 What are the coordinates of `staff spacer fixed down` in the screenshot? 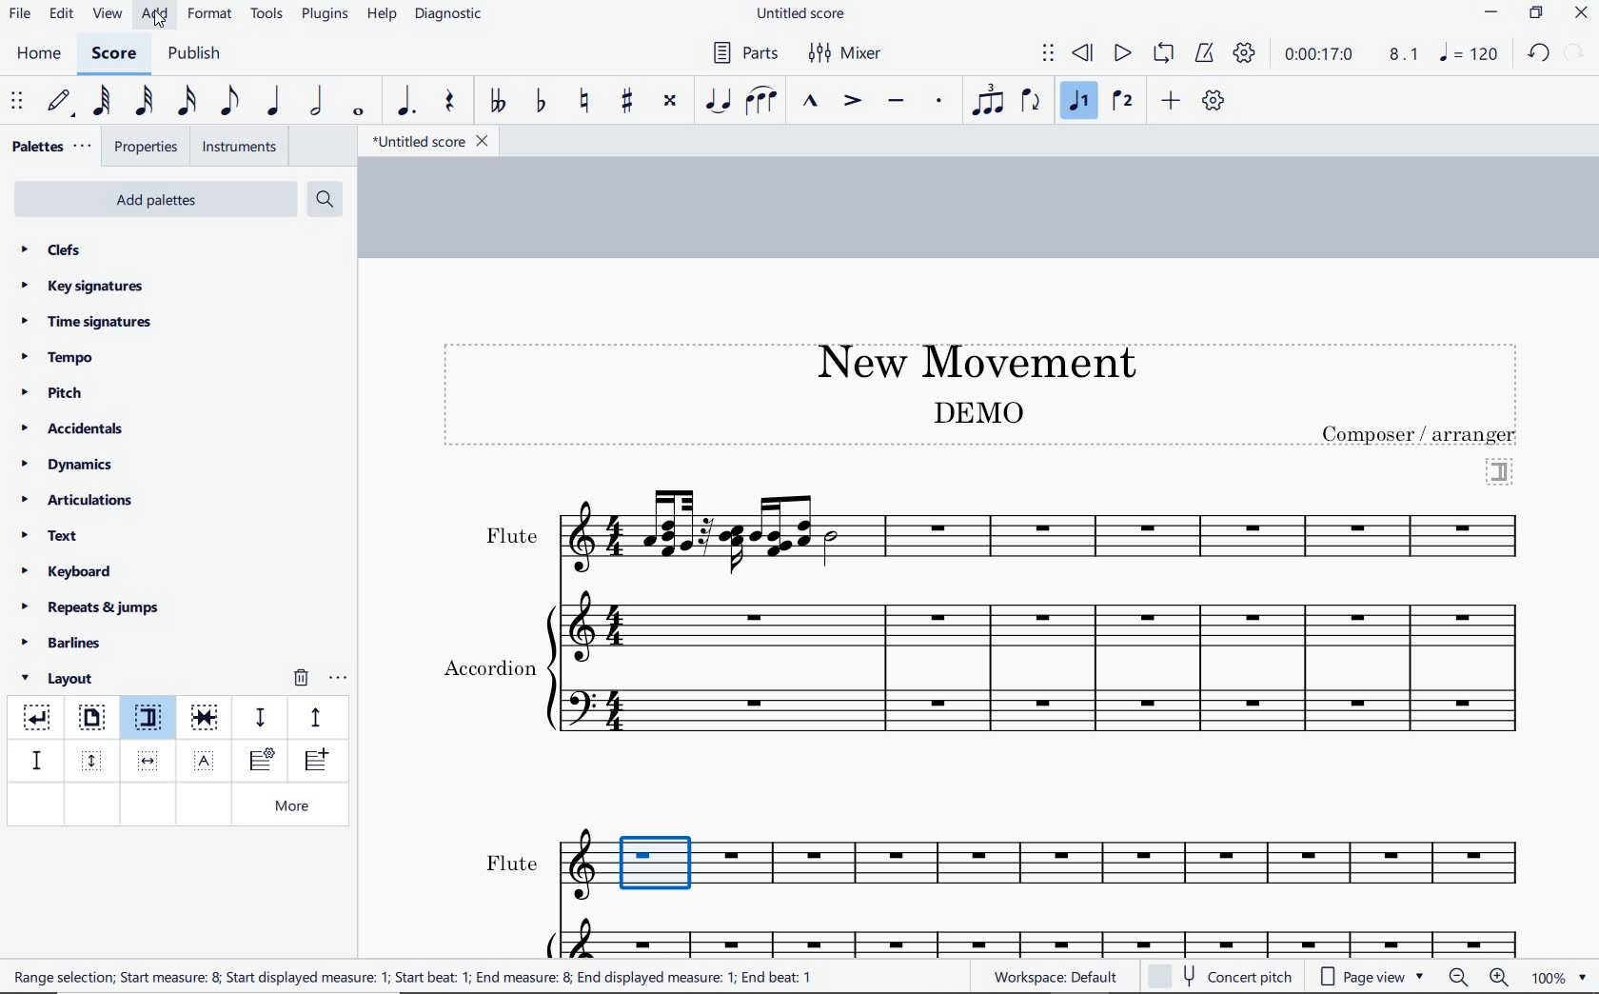 It's located at (34, 760).